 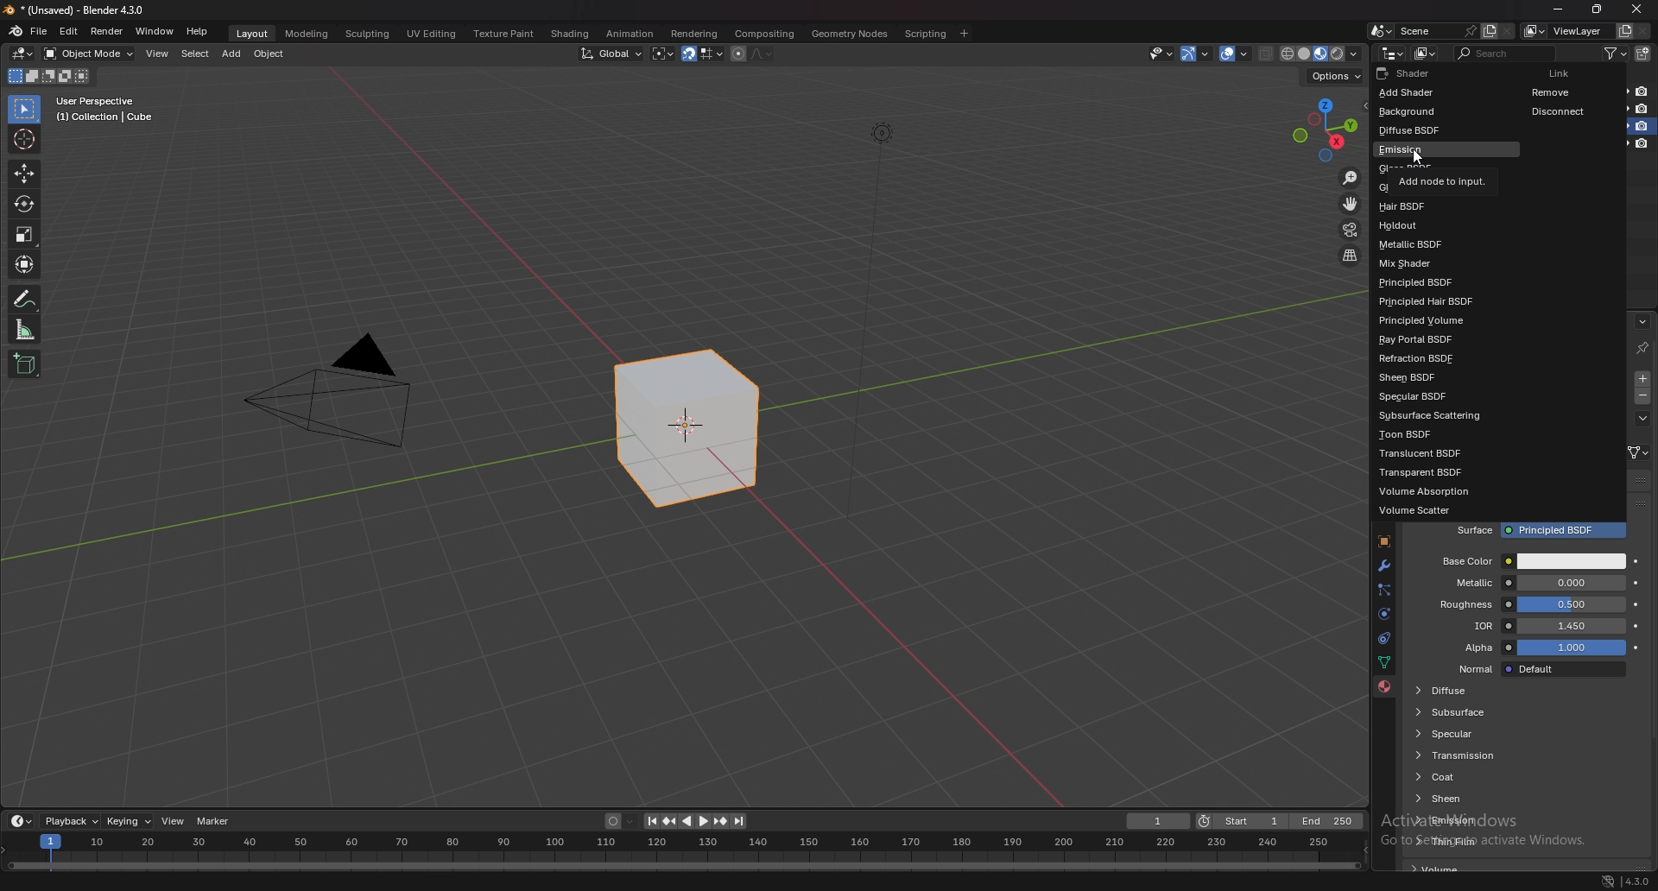 What do you see at coordinates (198, 31) in the screenshot?
I see `help` at bounding box center [198, 31].